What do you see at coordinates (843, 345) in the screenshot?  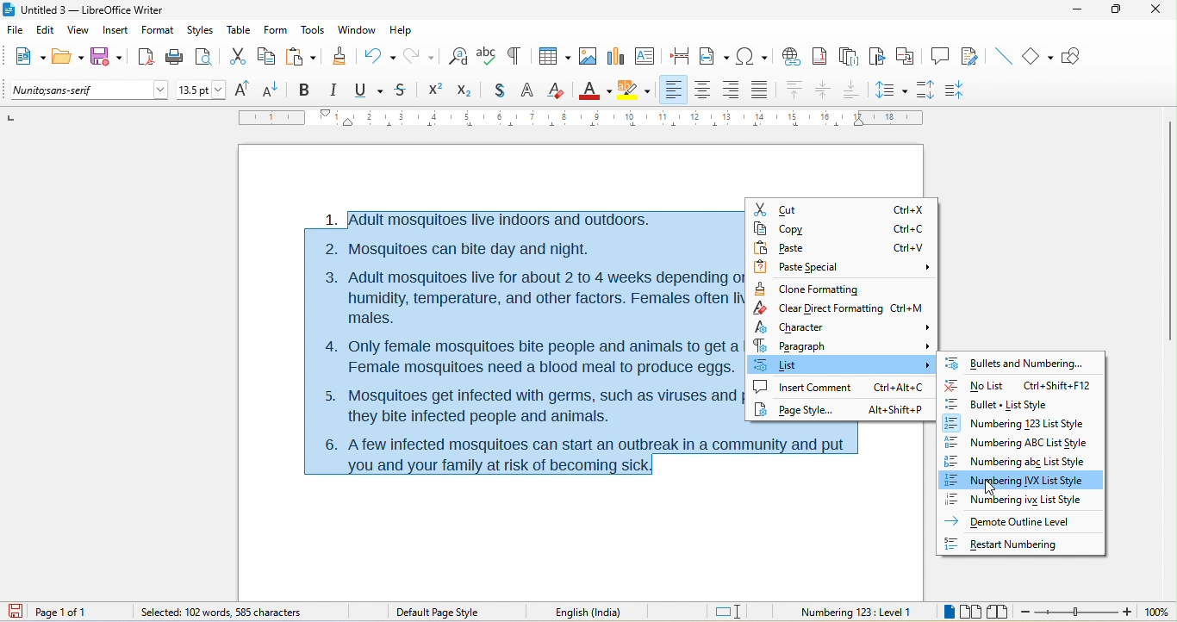 I see `paragraph` at bounding box center [843, 345].